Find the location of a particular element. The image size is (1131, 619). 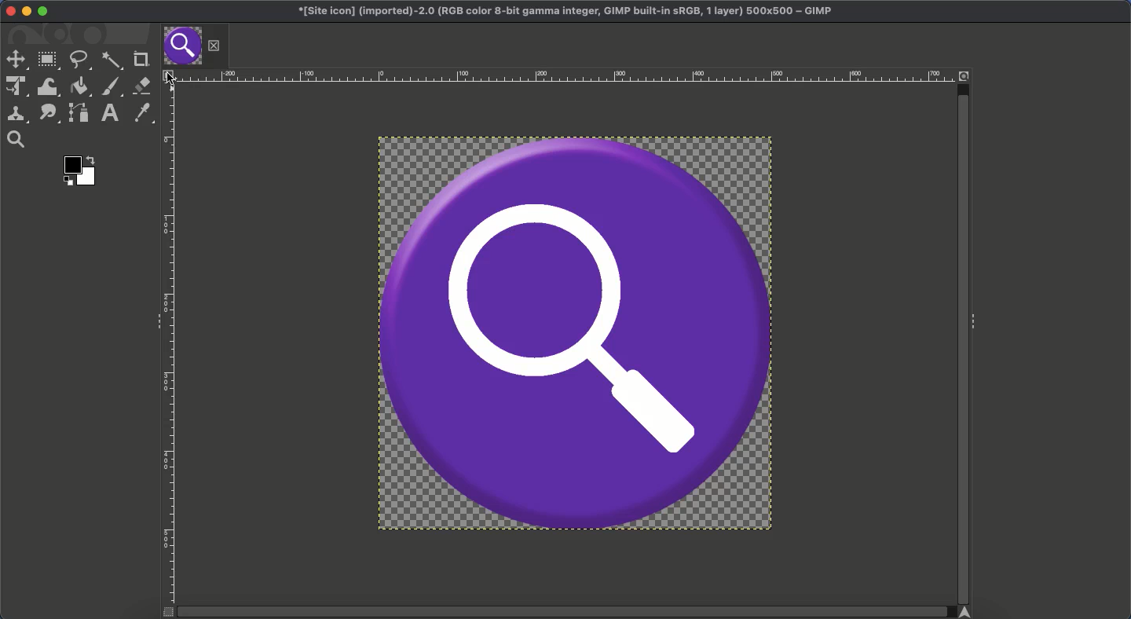

Fuzzy selection tool is located at coordinates (112, 62).